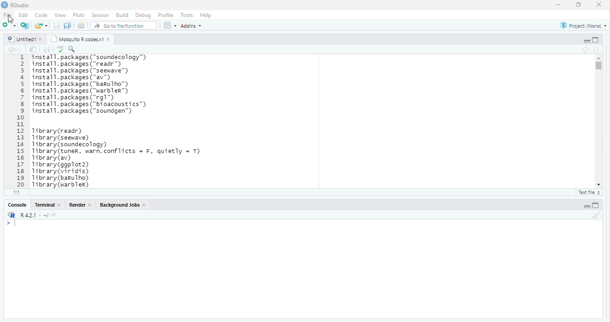 The height and width of the screenshot is (322, 610). I want to click on Mosquito R codes.v1, so click(78, 39).